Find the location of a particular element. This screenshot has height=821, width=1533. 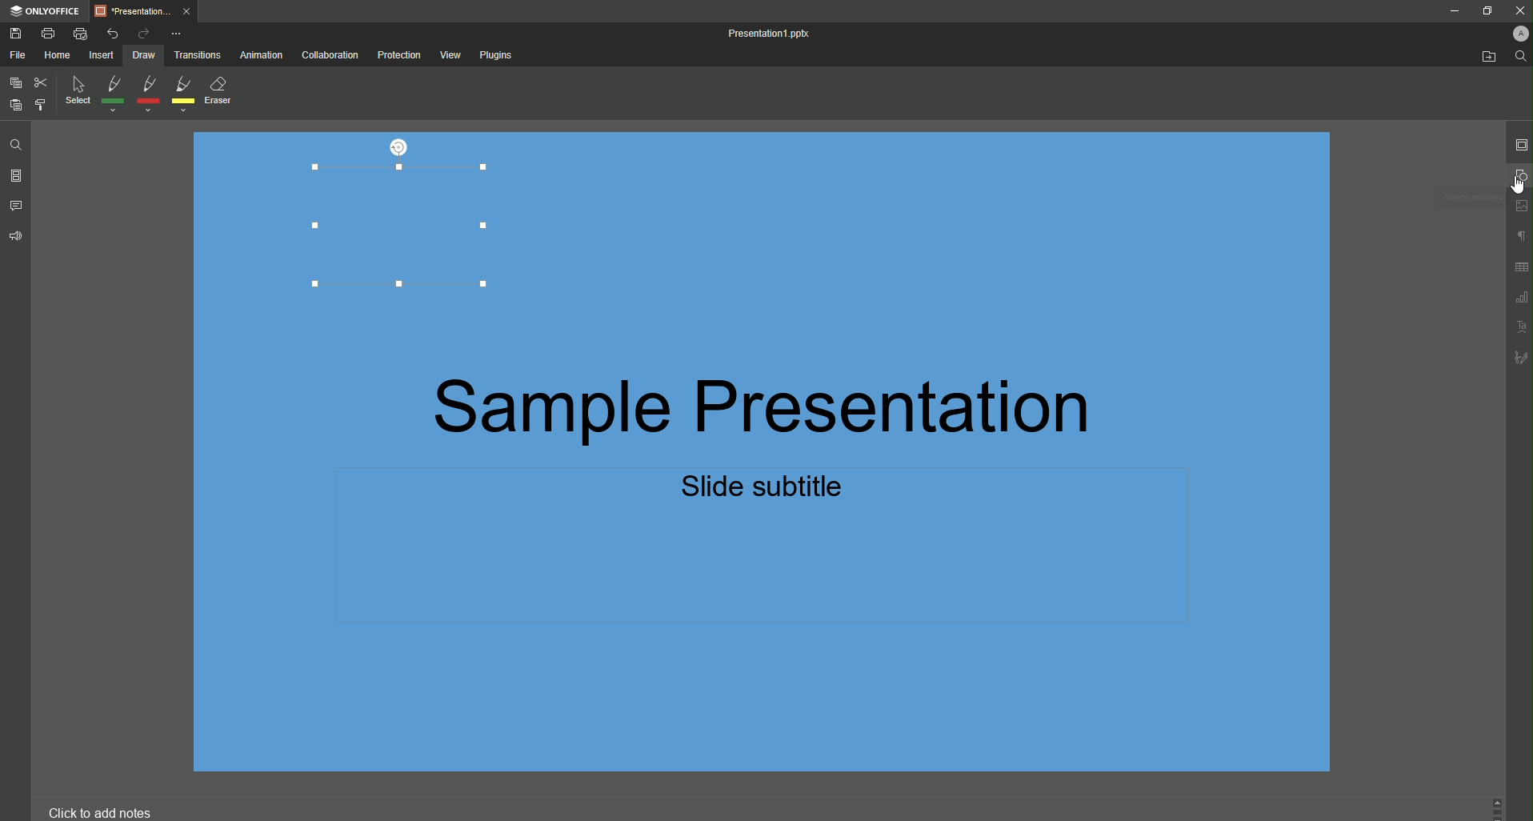

Paste is located at coordinates (15, 105).